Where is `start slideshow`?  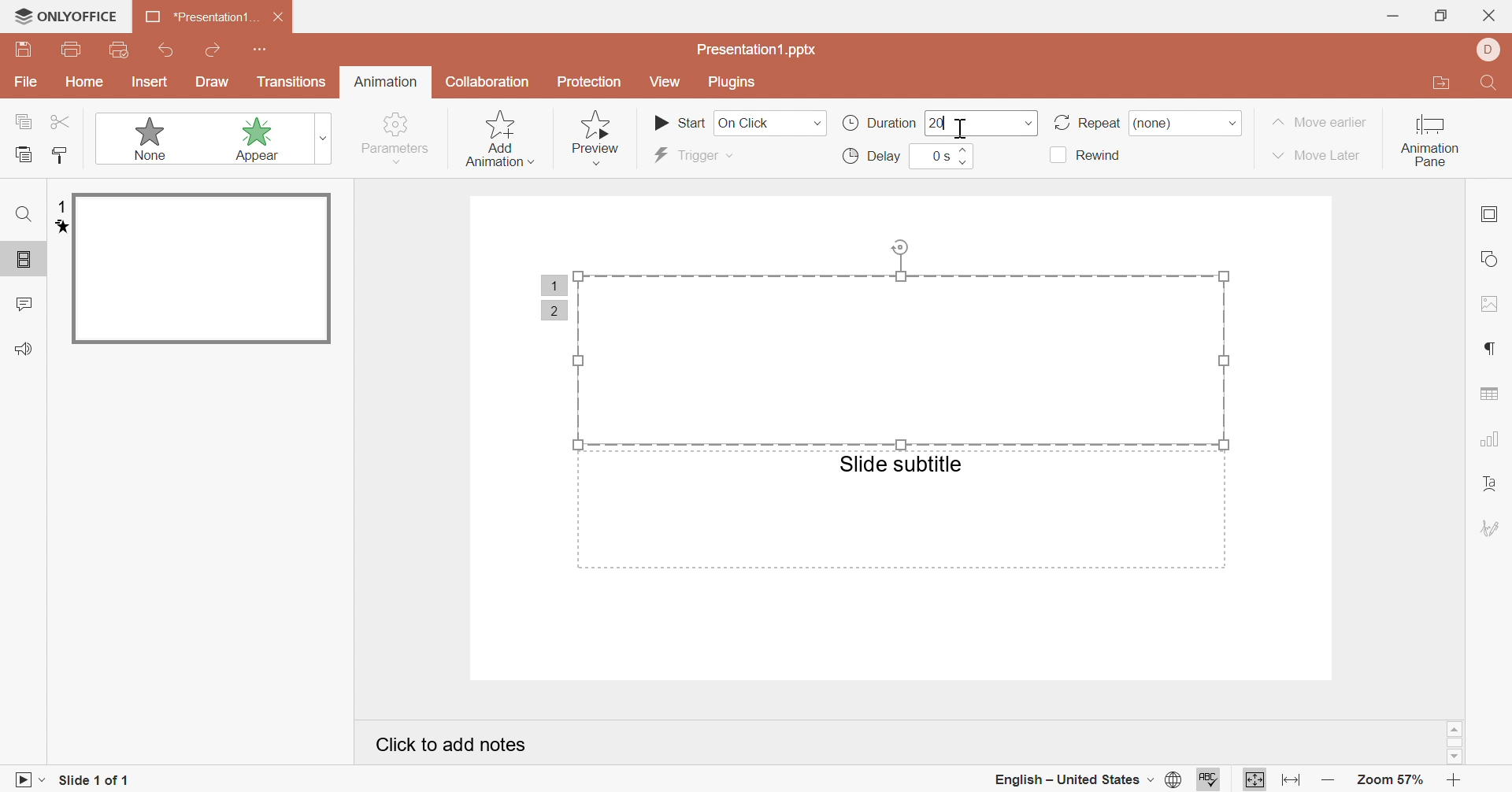
start slideshow is located at coordinates (24, 783).